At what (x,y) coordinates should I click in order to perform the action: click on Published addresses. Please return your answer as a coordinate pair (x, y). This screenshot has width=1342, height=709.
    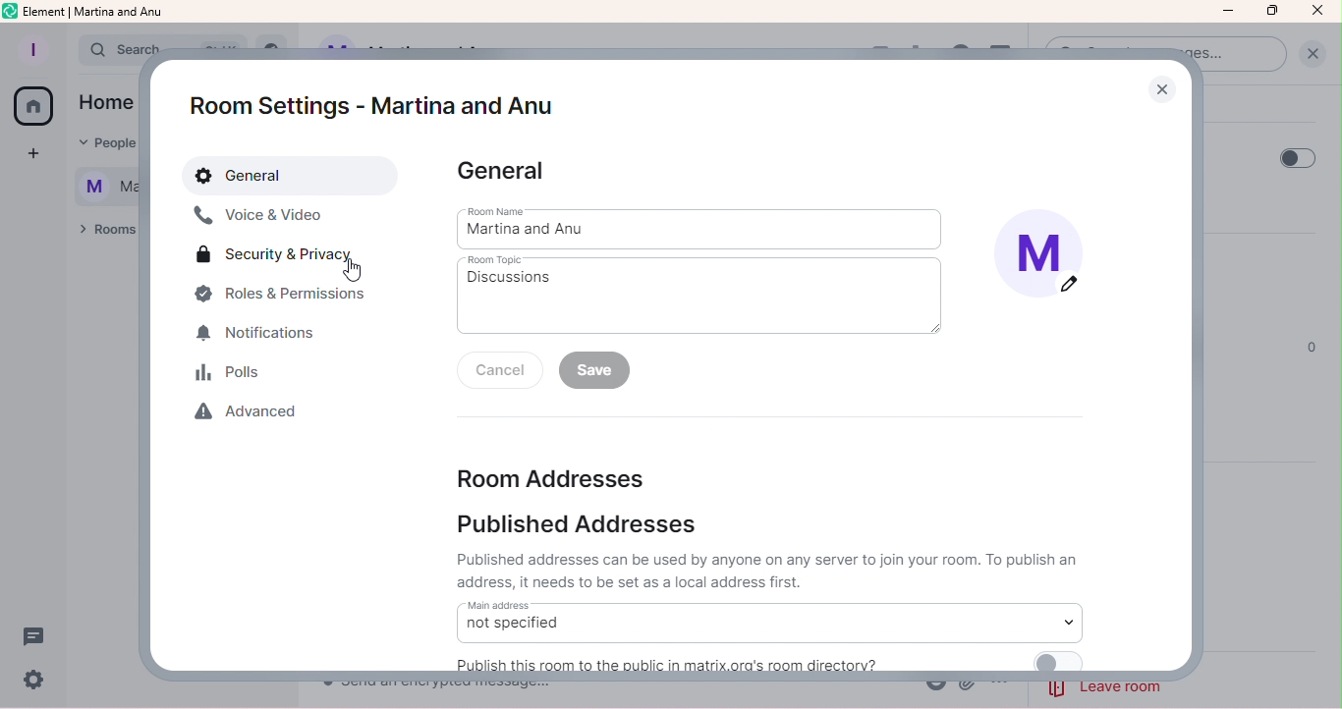
    Looking at the image, I should click on (579, 526).